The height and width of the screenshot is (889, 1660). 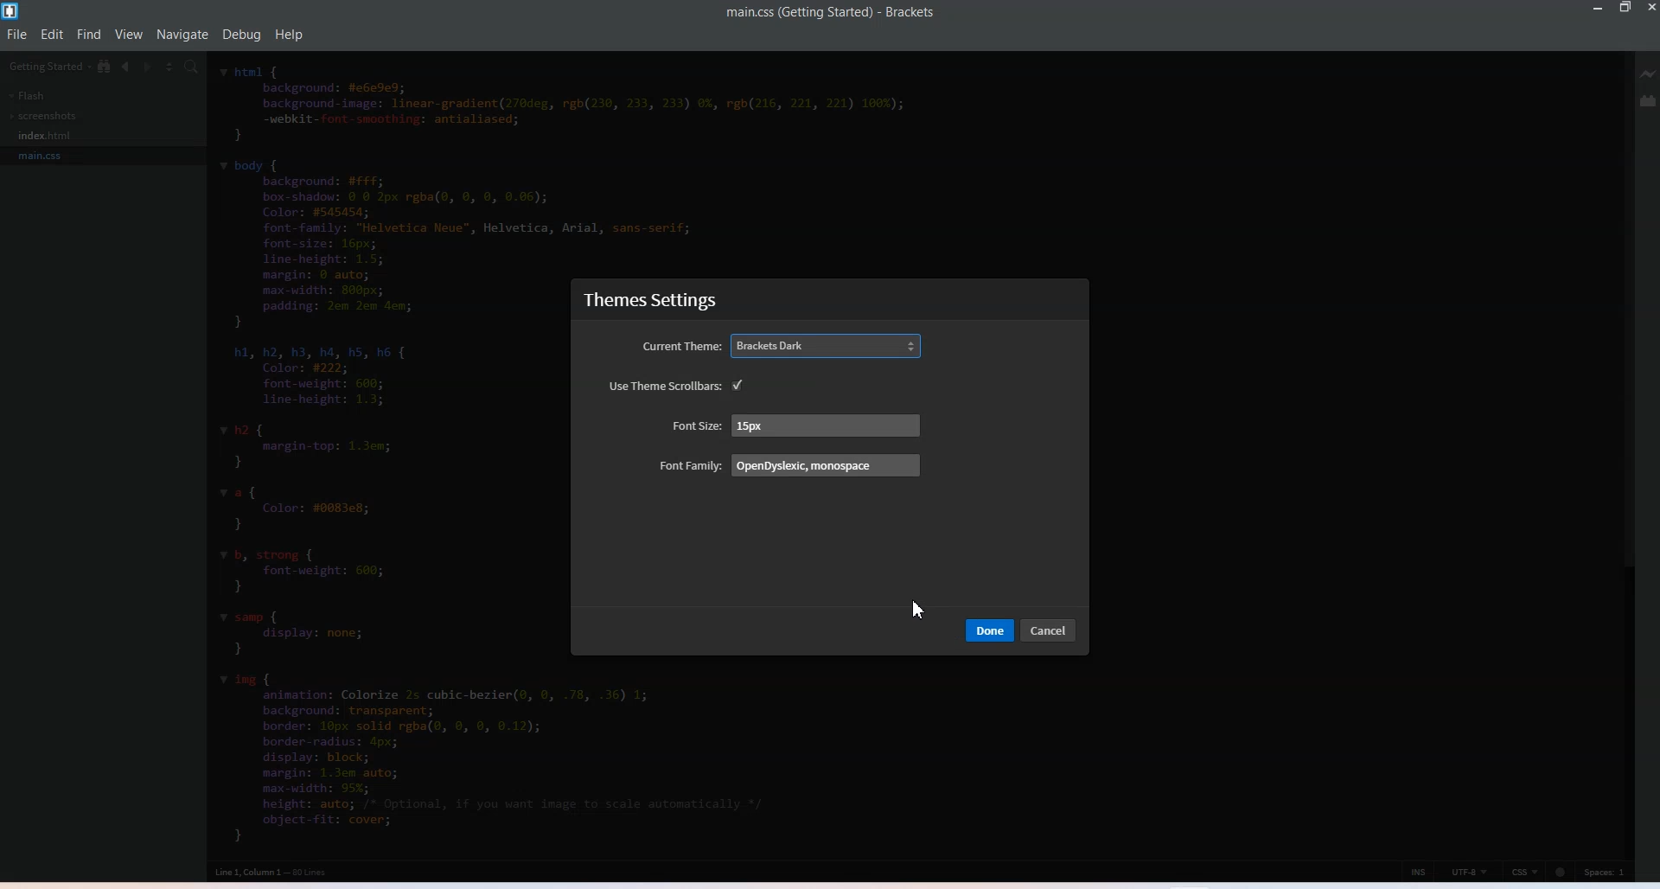 What do you see at coordinates (991, 630) in the screenshot?
I see `Done` at bounding box center [991, 630].